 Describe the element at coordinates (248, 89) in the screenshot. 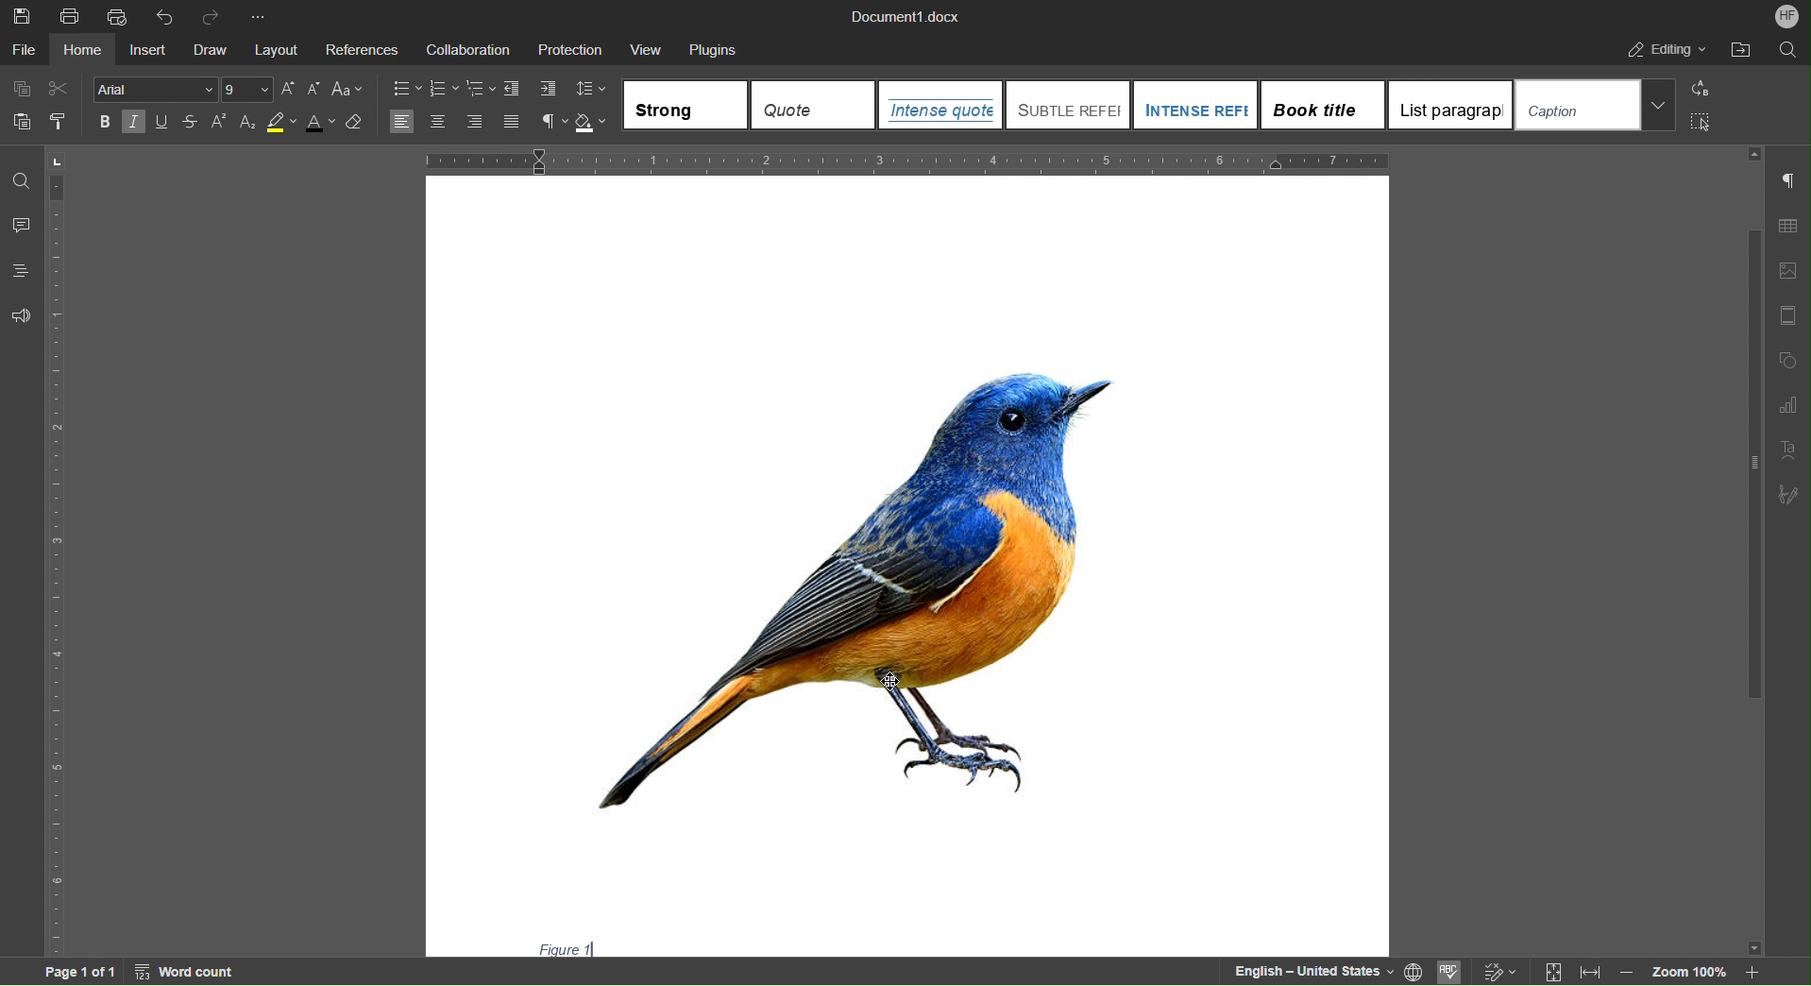

I see `Font size` at that location.